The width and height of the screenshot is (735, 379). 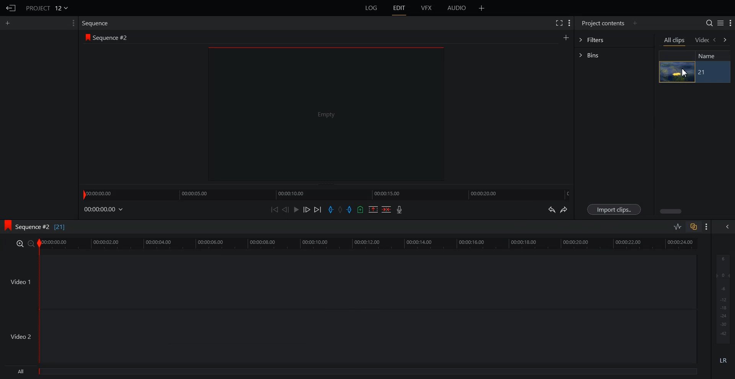 What do you see at coordinates (614, 40) in the screenshot?
I see `Filters` at bounding box center [614, 40].